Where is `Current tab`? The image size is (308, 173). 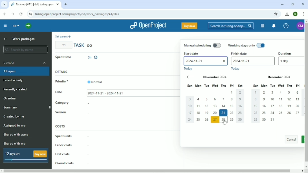
Current tab is located at coordinates (35, 4).